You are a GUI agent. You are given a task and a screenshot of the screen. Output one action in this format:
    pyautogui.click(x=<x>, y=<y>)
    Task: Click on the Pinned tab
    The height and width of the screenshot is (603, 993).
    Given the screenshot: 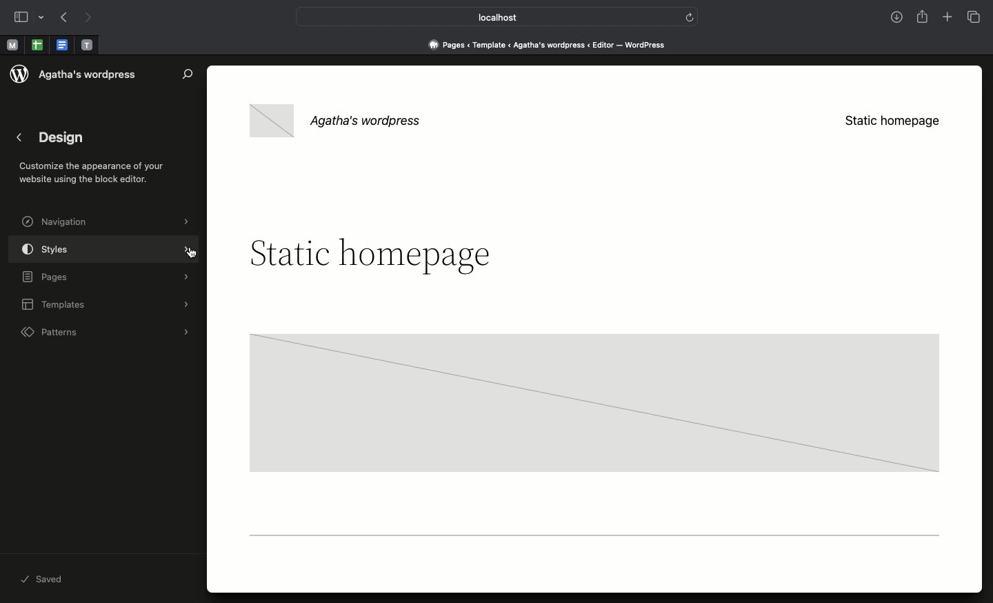 What is the action you would take?
    pyautogui.click(x=63, y=46)
    